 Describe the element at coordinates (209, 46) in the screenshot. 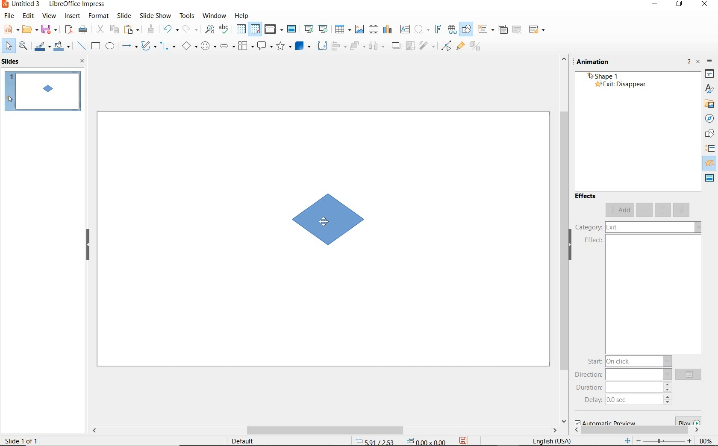

I see `symbol shapes` at that location.